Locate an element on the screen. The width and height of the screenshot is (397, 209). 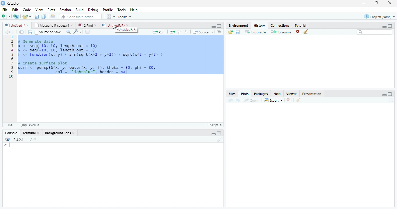
maximize is located at coordinates (390, 94).